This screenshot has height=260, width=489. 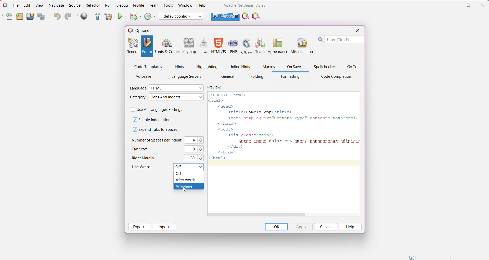 What do you see at coordinates (57, 17) in the screenshot?
I see `Undo` at bounding box center [57, 17].